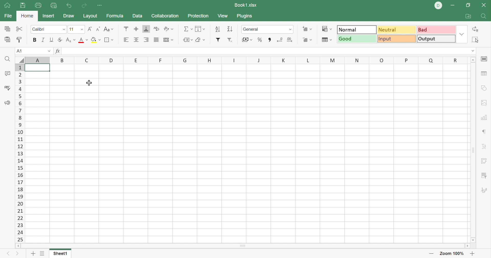 This screenshot has height=258, width=491. Describe the element at coordinates (38, 69) in the screenshot. I see `selected cells` at that location.